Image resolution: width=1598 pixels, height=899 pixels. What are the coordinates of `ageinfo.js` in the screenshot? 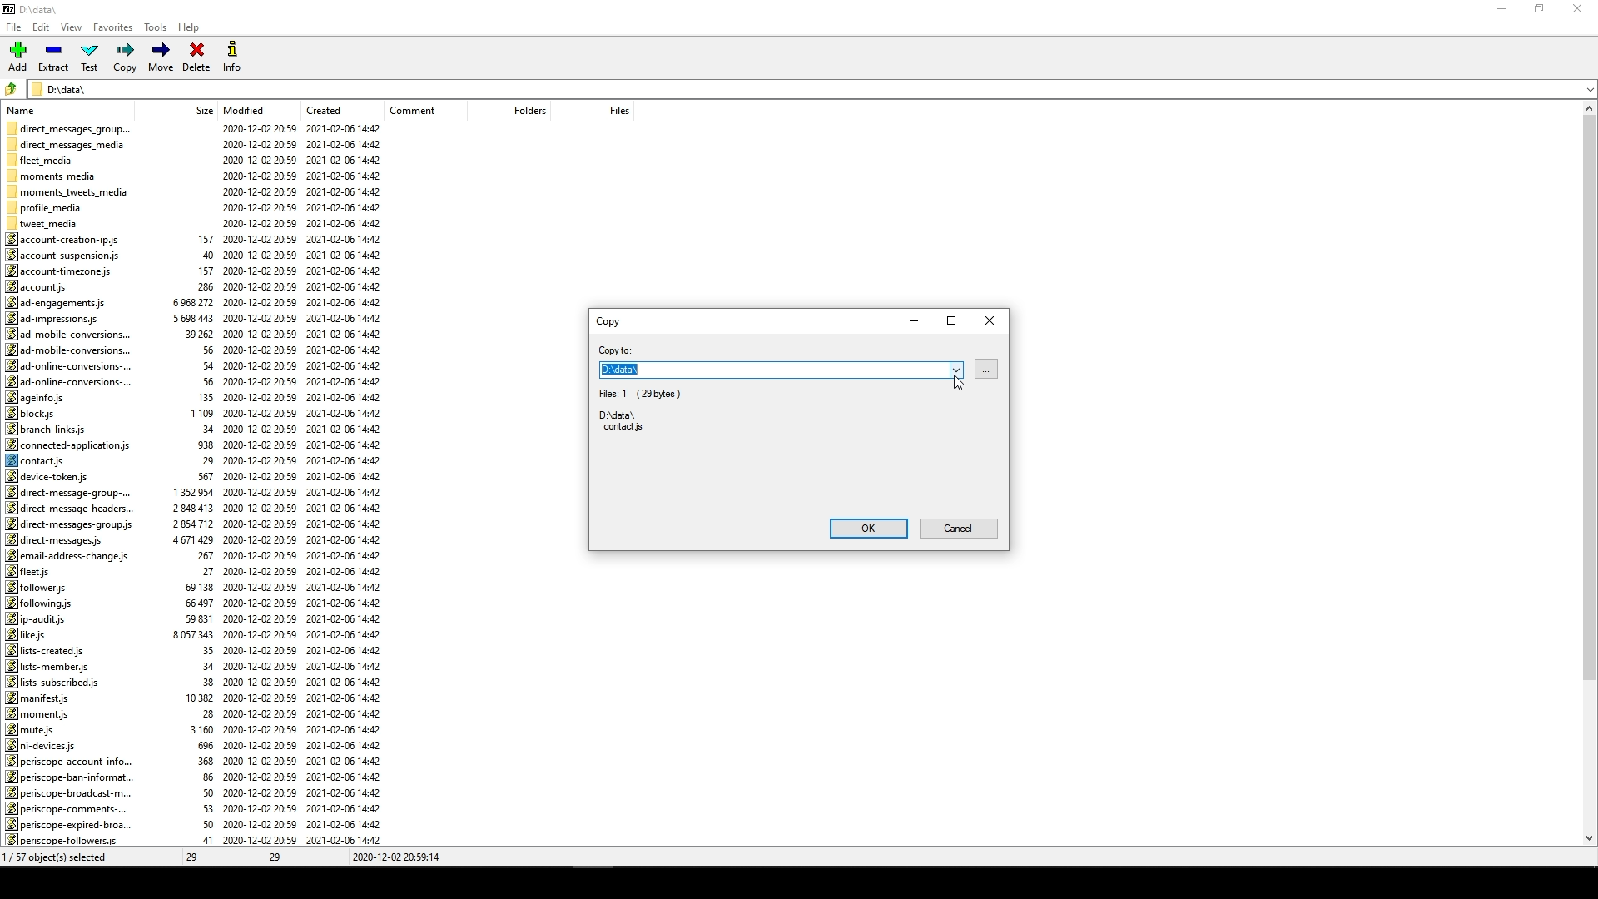 It's located at (37, 398).